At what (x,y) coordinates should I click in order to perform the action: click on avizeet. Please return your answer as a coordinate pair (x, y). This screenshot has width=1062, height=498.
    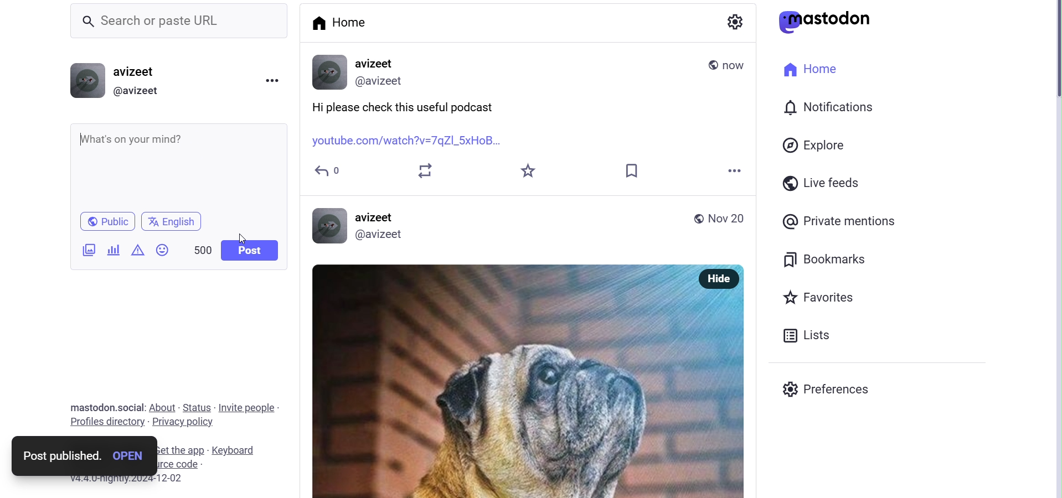
    Looking at the image, I should click on (378, 64).